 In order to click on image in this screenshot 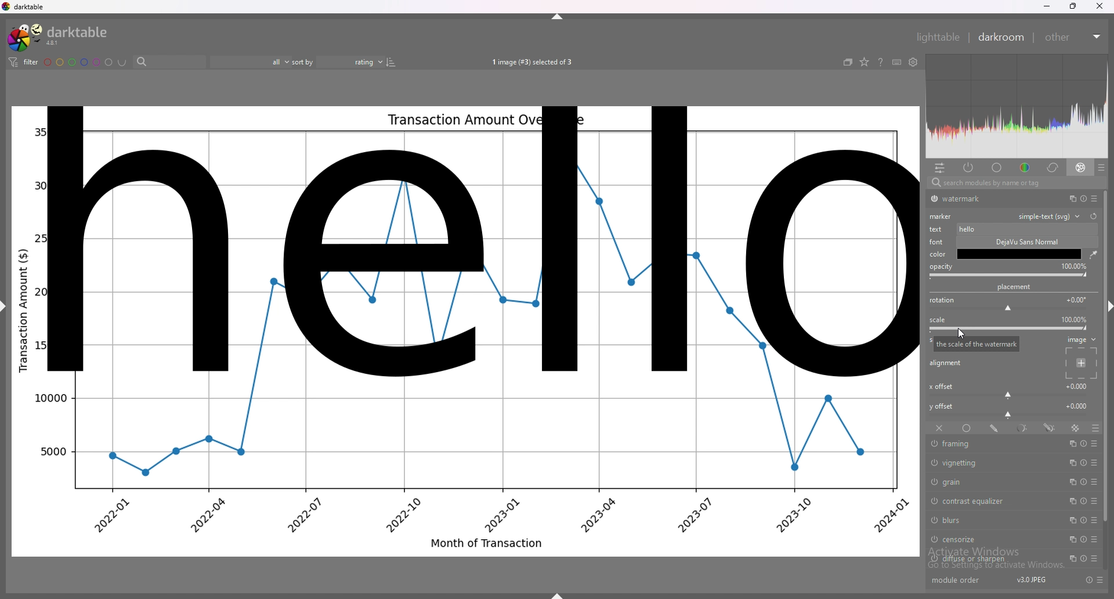, I will do `click(1082, 340)`.